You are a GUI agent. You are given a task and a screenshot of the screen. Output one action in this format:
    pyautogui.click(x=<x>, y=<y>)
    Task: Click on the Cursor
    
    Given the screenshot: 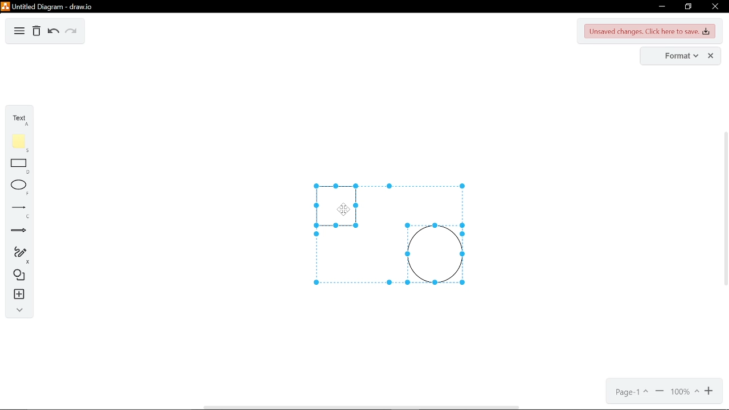 What is the action you would take?
    pyautogui.click(x=343, y=210)
    